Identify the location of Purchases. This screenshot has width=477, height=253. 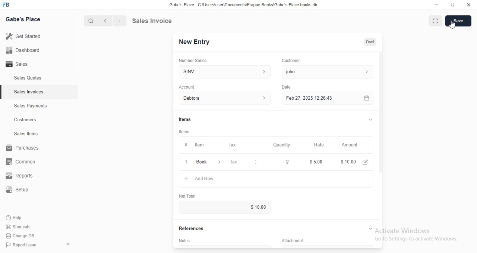
(22, 148).